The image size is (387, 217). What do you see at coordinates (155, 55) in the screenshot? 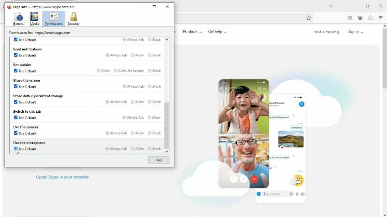
I see `Block` at bounding box center [155, 55].